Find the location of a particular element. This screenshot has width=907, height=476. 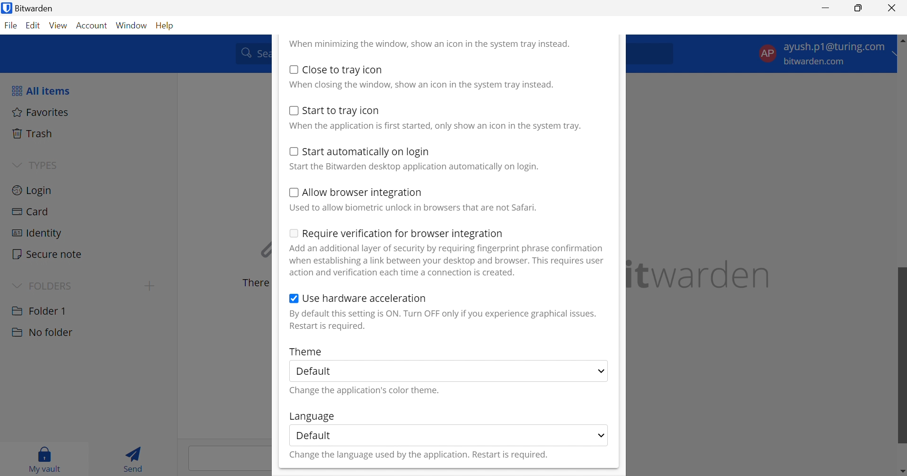

FOLDERS is located at coordinates (53, 285).